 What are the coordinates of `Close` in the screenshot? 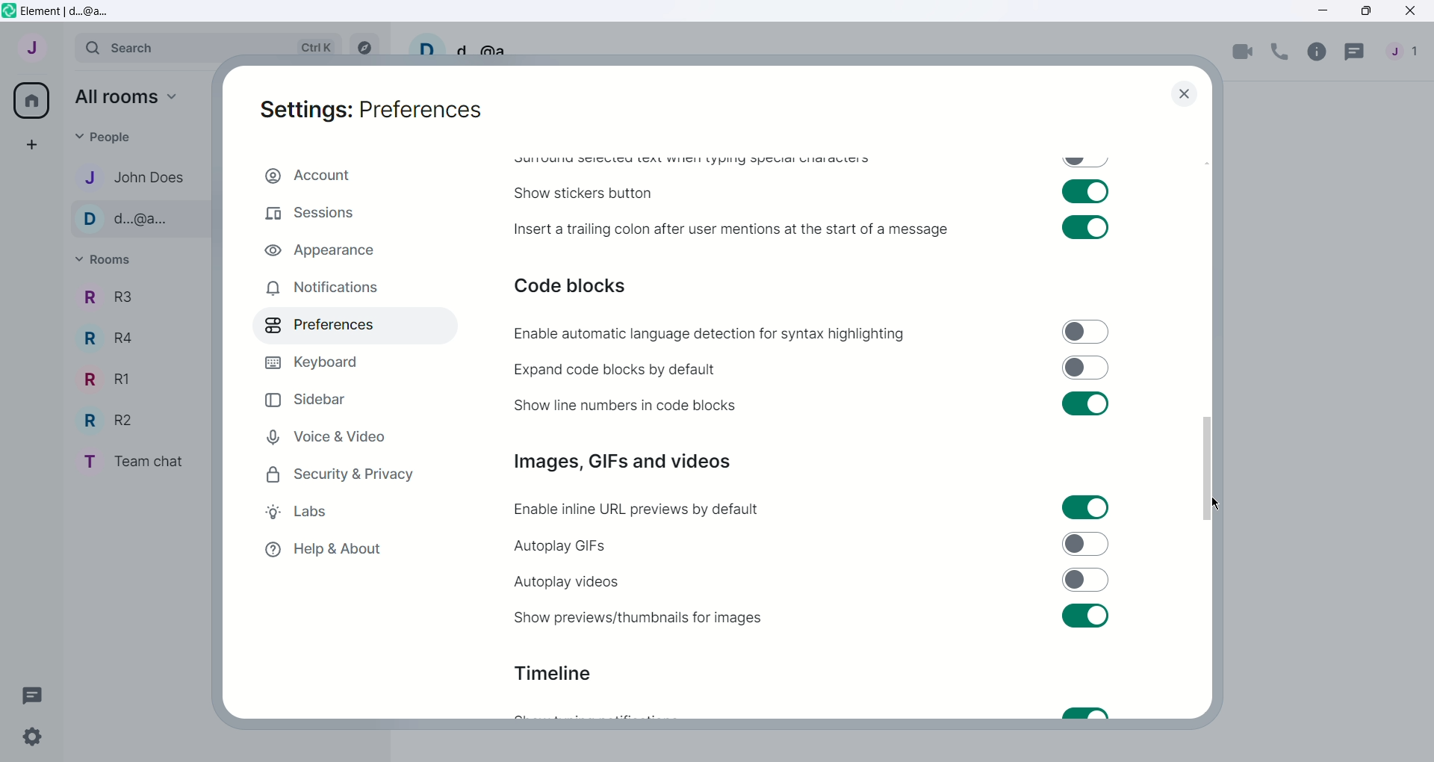 It's located at (1412, 10).